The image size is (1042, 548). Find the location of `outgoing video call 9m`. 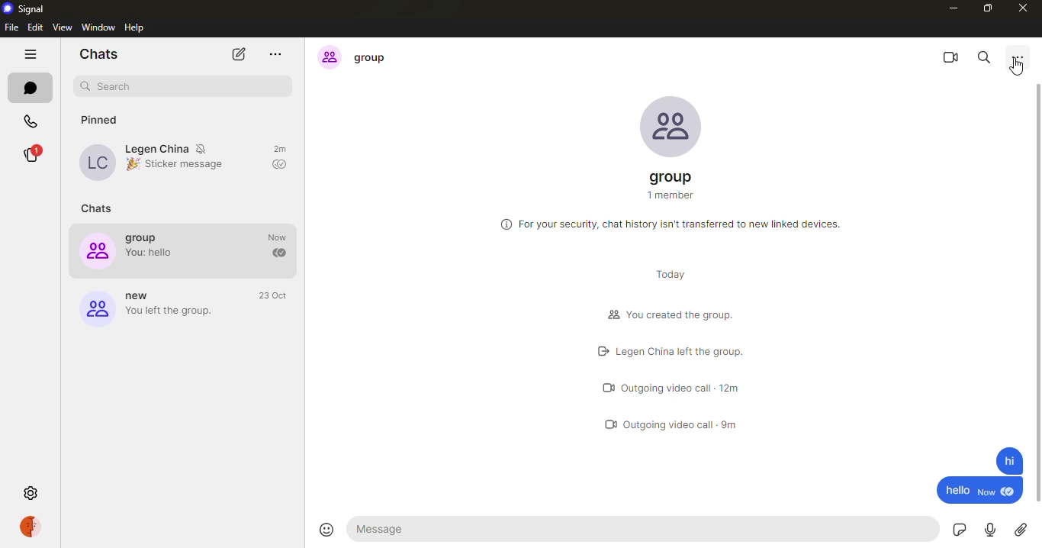

outgoing video call 9m is located at coordinates (685, 422).